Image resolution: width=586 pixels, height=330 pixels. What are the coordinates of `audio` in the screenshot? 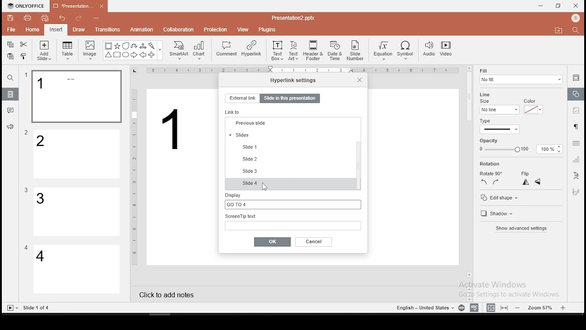 It's located at (429, 49).